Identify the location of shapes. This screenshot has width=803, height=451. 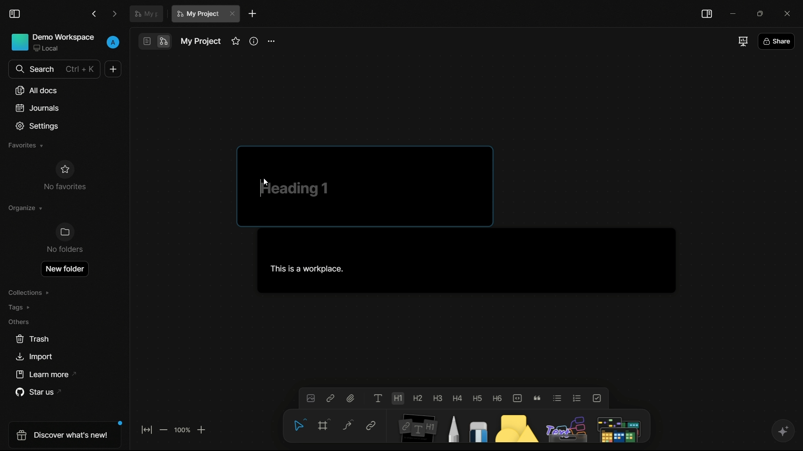
(515, 425).